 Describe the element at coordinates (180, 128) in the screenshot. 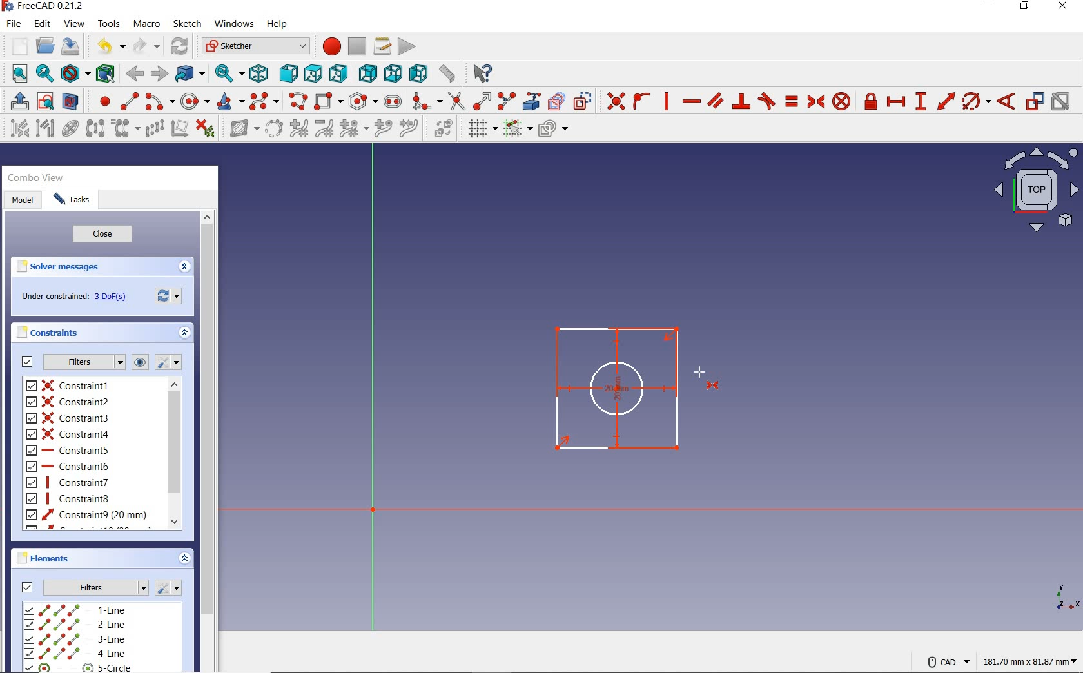

I see `remove axes alignment` at that location.